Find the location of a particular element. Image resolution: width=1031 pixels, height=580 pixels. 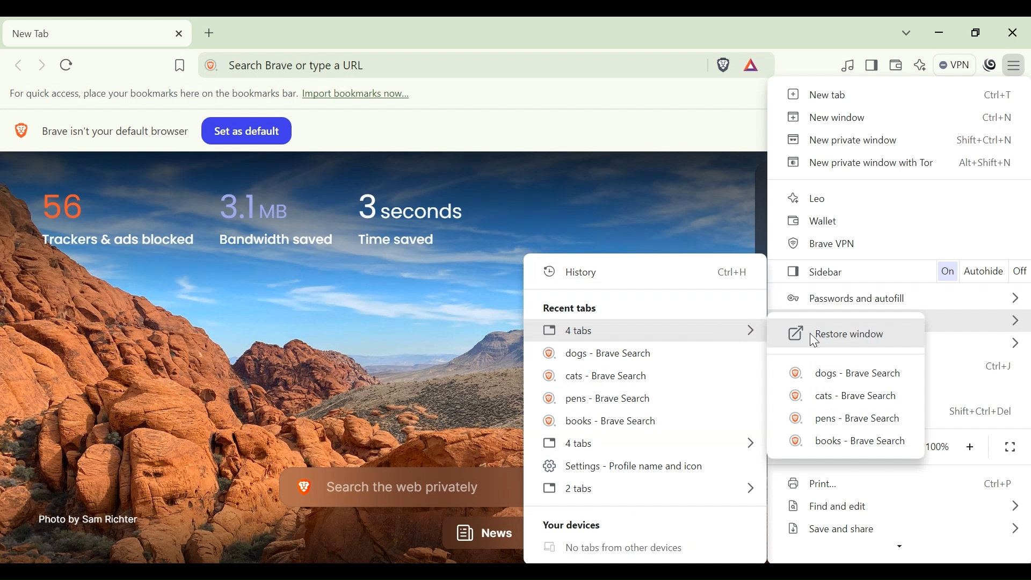

Leo AI is located at coordinates (919, 64).